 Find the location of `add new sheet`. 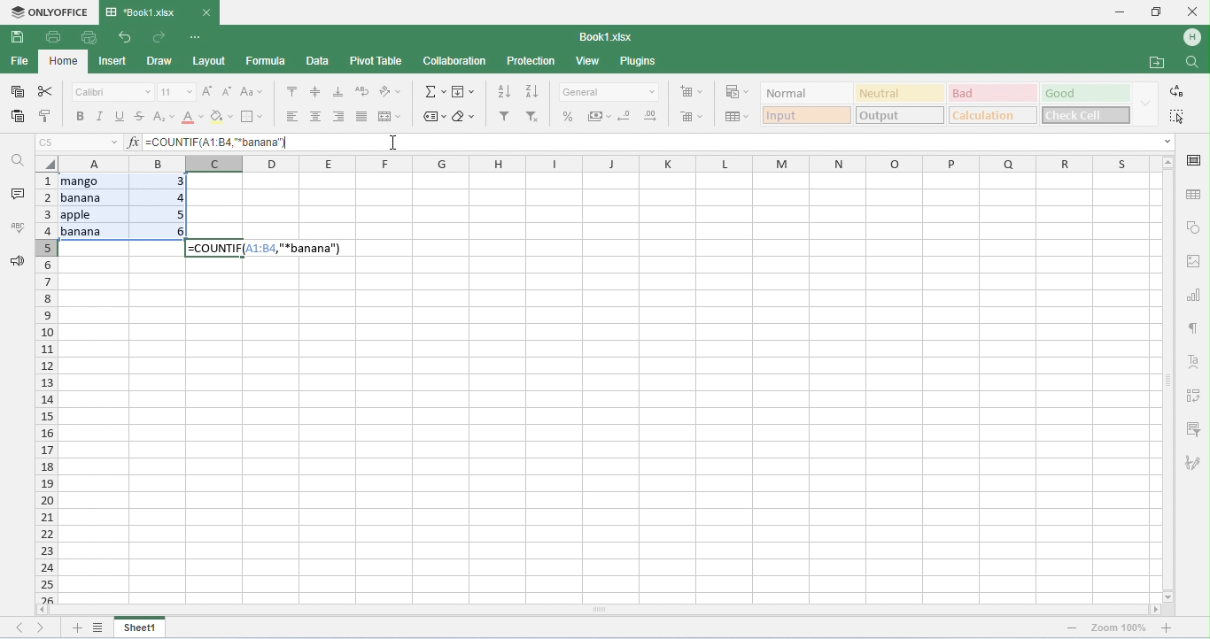

add new sheet is located at coordinates (75, 627).